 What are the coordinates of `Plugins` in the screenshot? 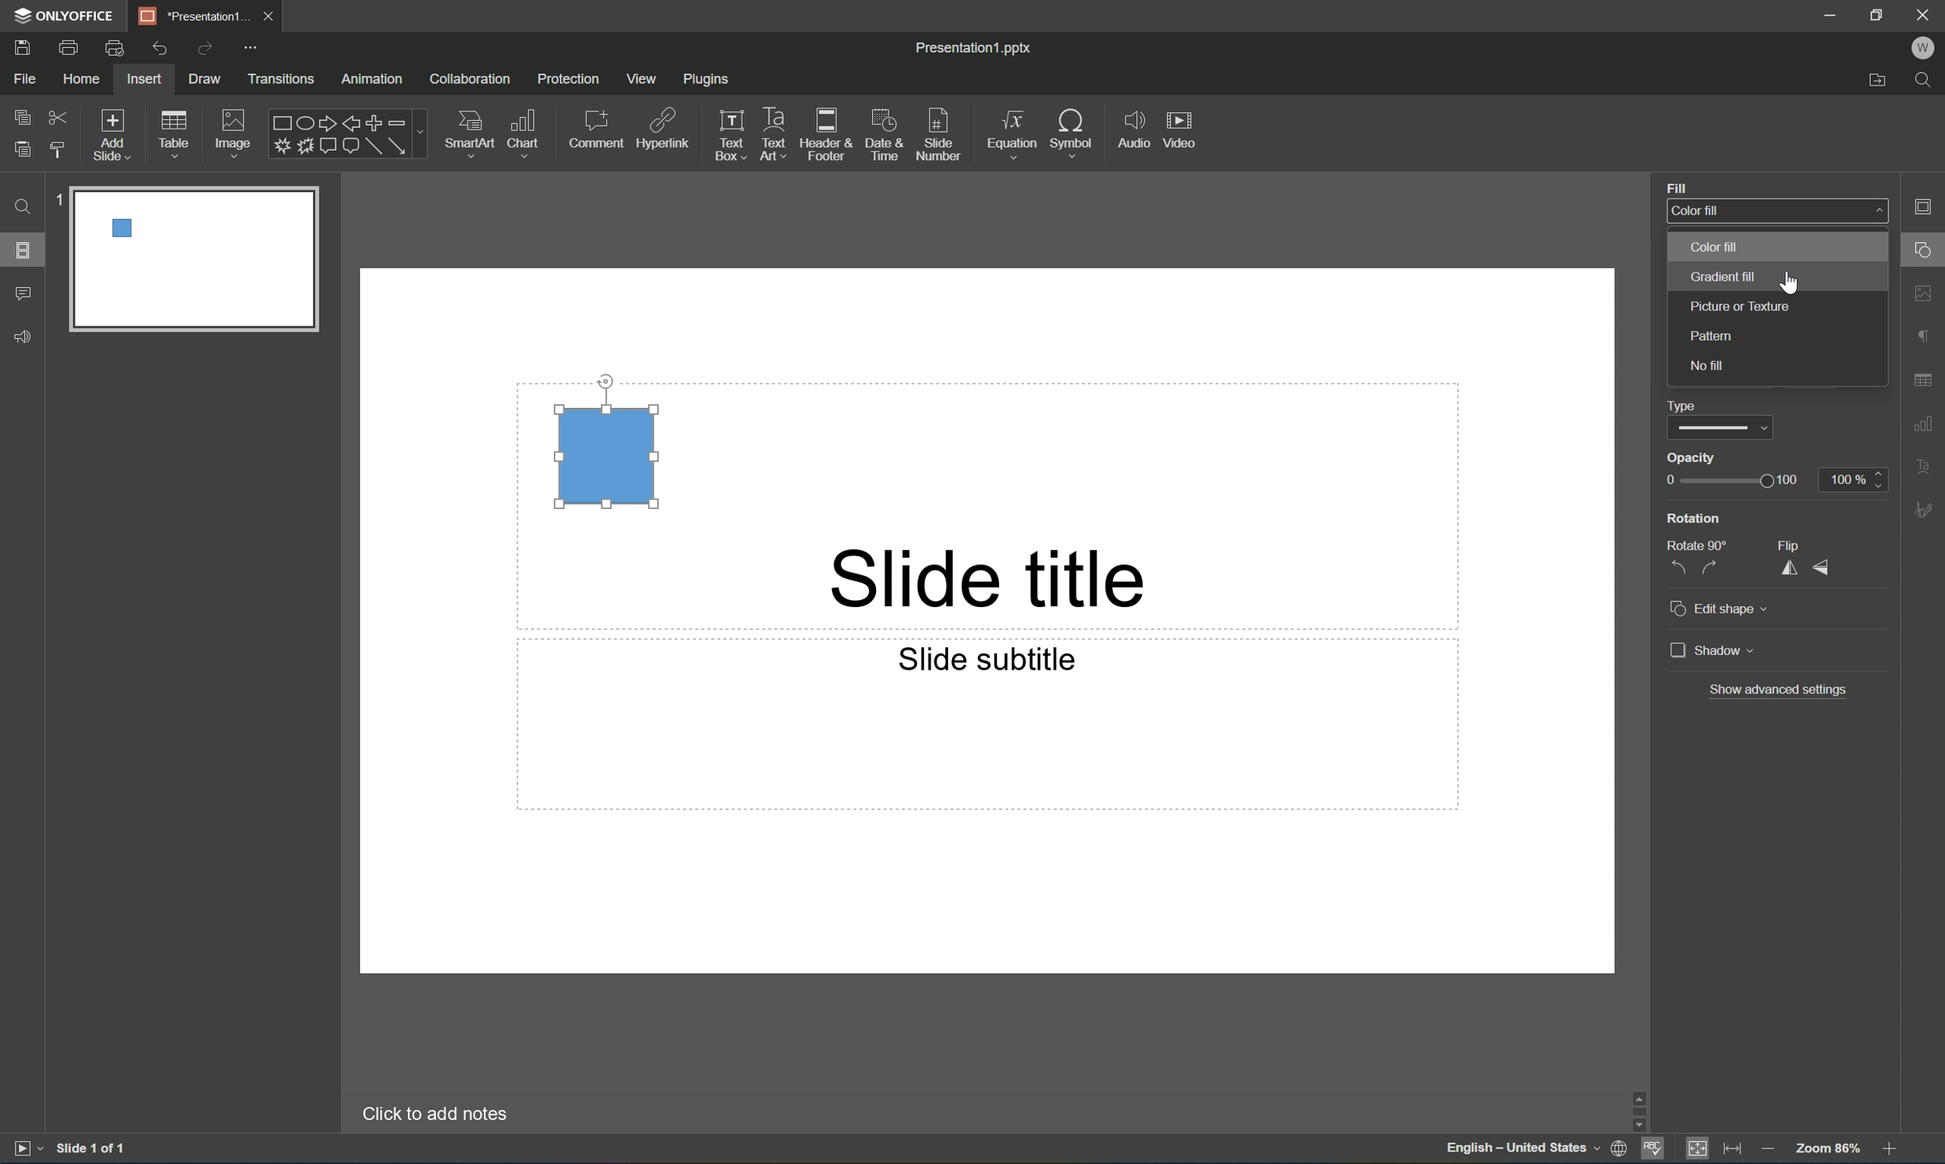 It's located at (707, 78).